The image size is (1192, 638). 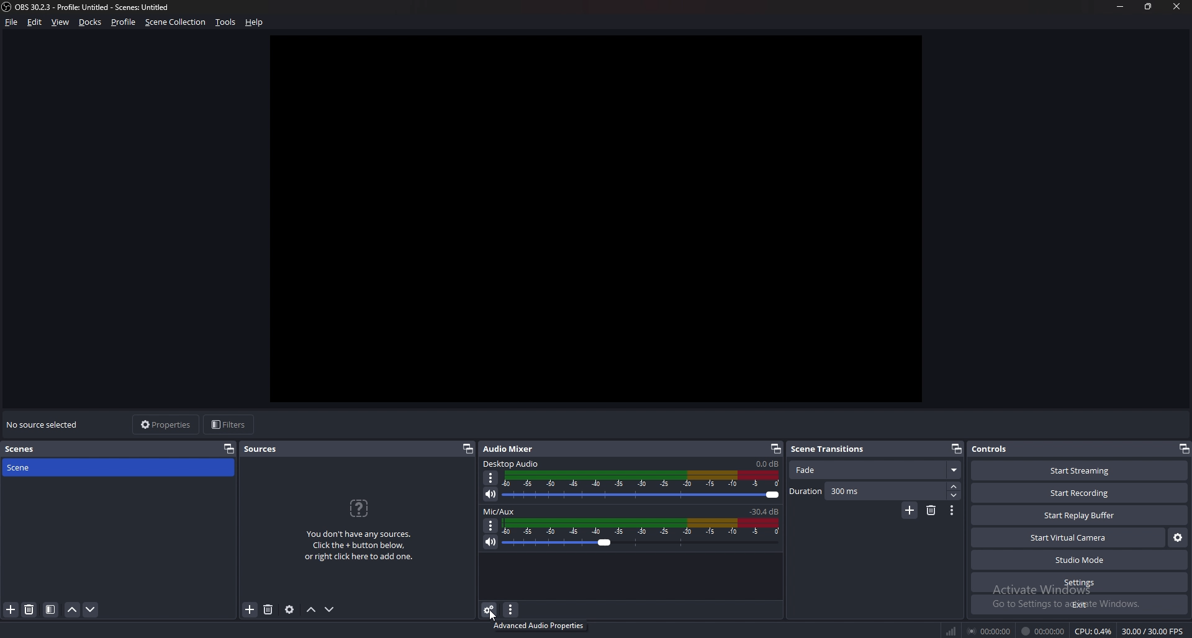 What do you see at coordinates (25, 449) in the screenshot?
I see `scenes` at bounding box center [25, 449].